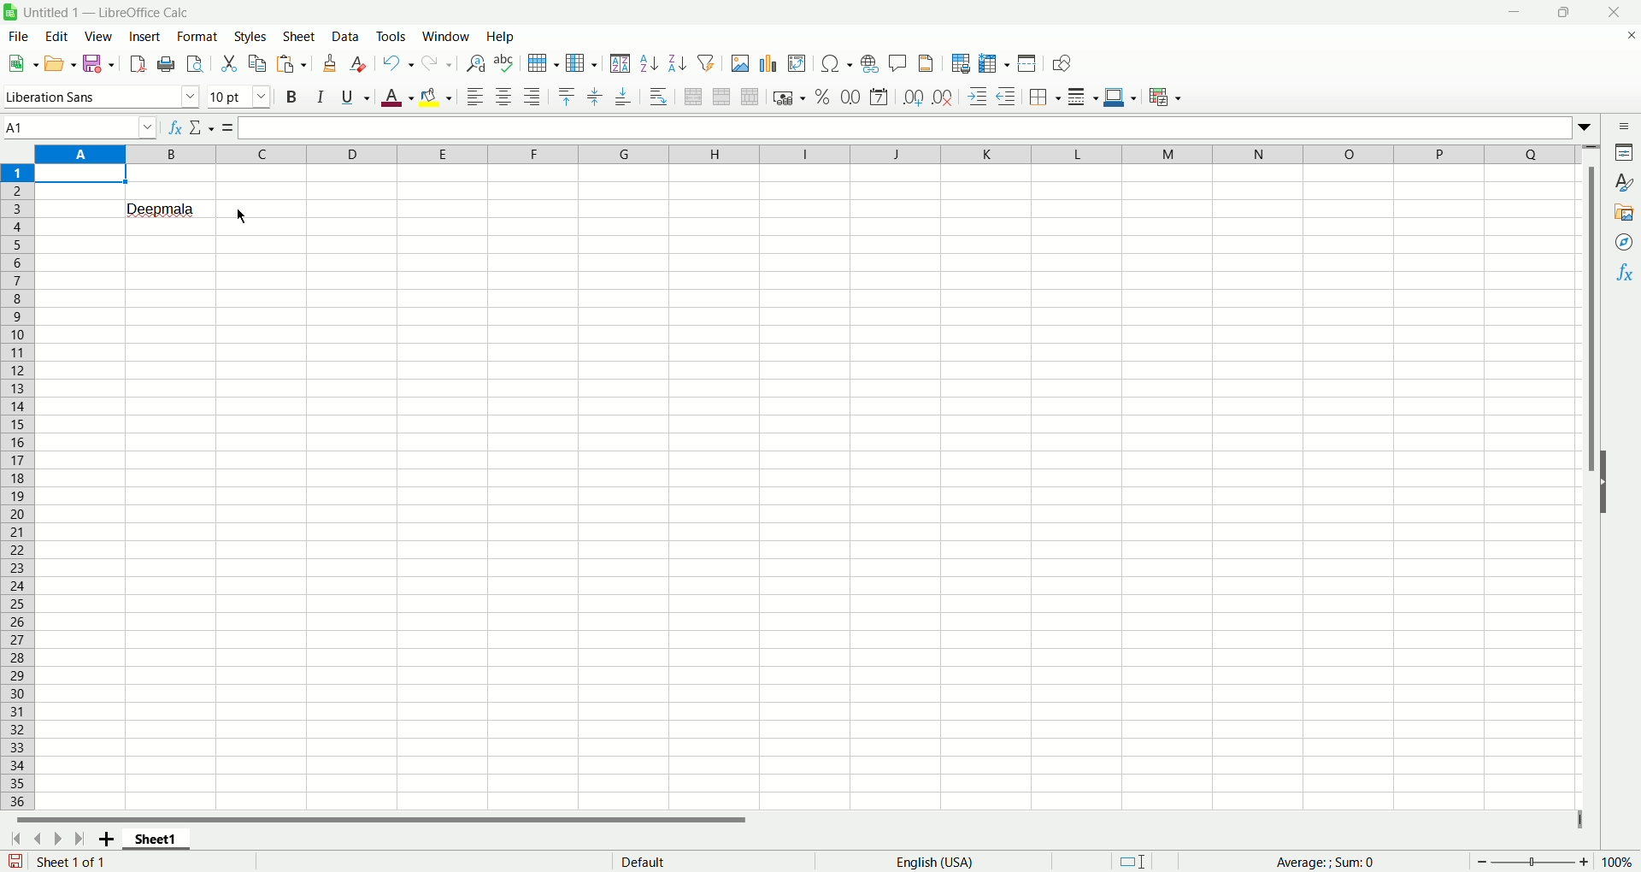 The height and width of the screenshot is (872, 1641). I want to click on Format, so click(197, 37).